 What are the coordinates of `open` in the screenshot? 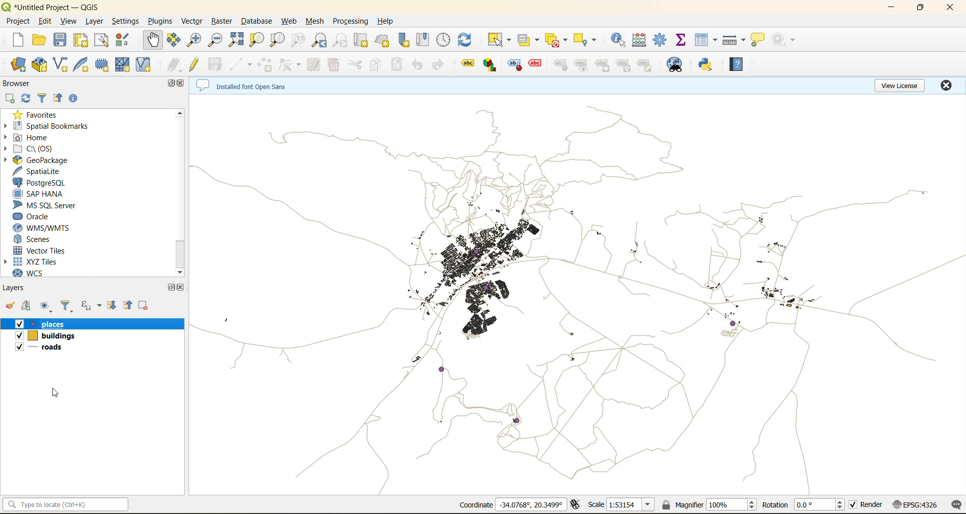 It's located at (10, 306).